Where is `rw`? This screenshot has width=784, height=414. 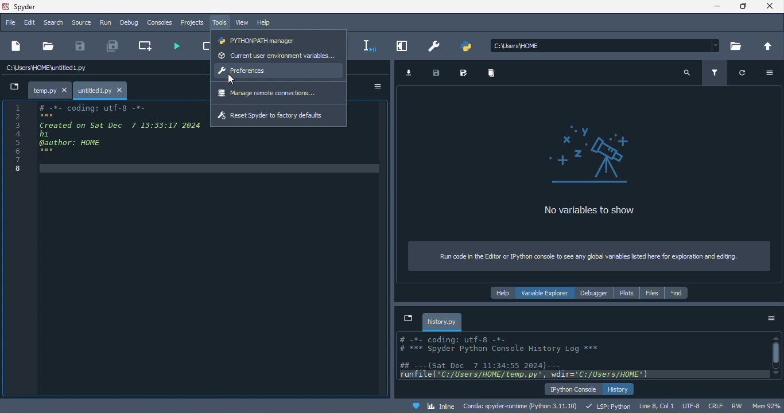
rw is located at coordinates (738, 405).